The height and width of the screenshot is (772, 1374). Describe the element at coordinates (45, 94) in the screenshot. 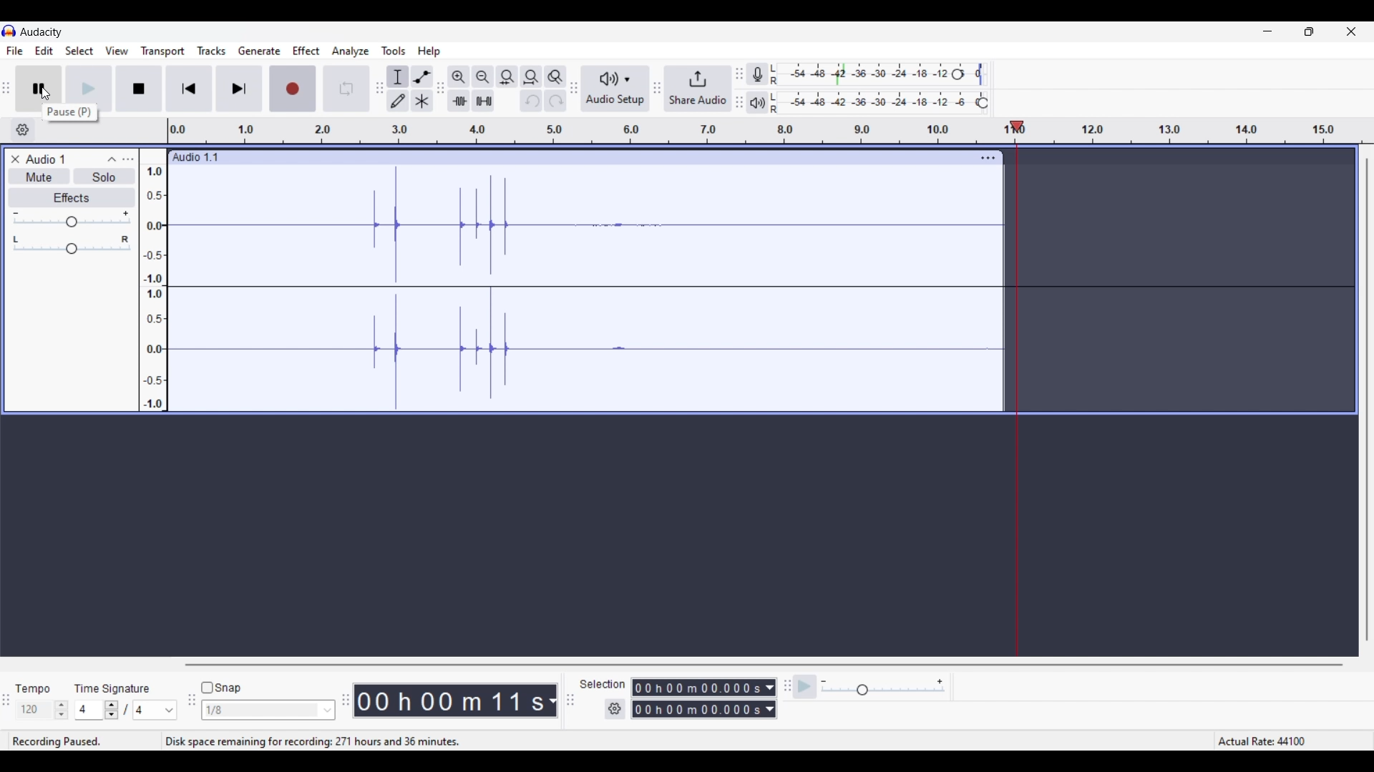

I see `Cursor clicking on pause` at that location.